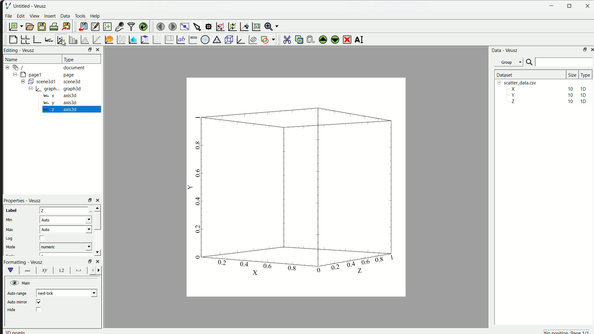 Image resolution: width=594 pixels, height=334 pixels. Describe the element at coordinates (68, 229) in the screenshot. I see `| Auto` at that location.